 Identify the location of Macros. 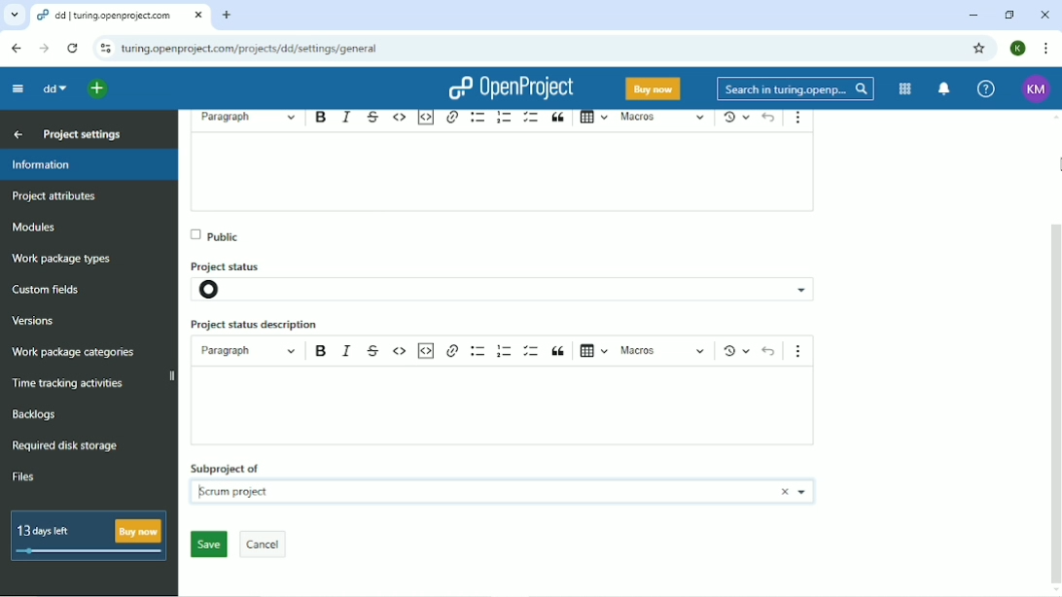
(661, 117).